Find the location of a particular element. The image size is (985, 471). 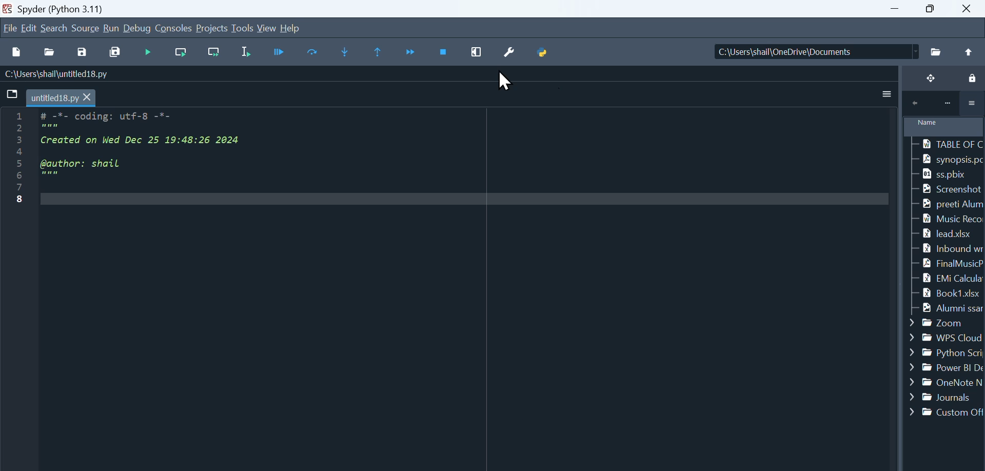

Step into the next function is located at coordinates (347, 52).